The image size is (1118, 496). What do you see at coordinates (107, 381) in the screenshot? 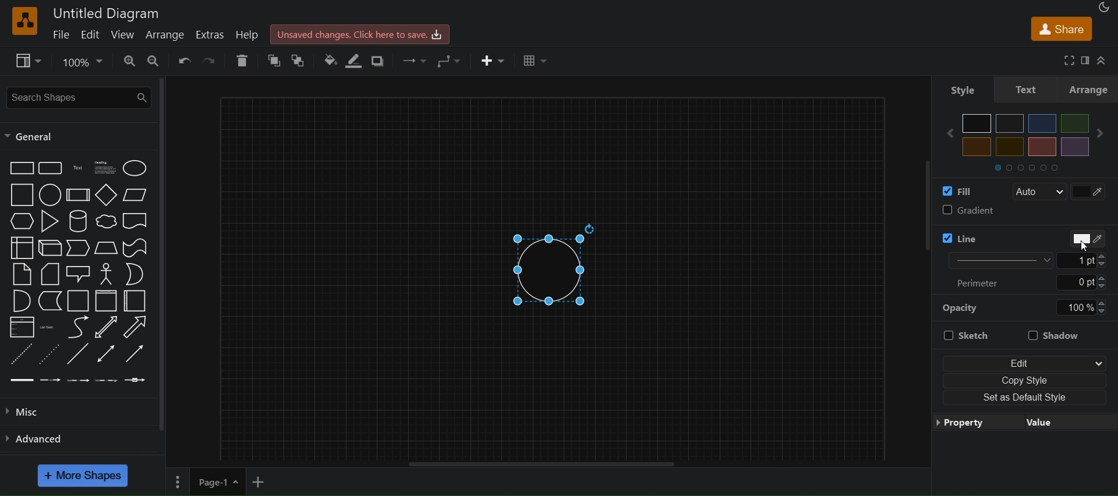
I see `connector 4` at bounding box center [107, 381].